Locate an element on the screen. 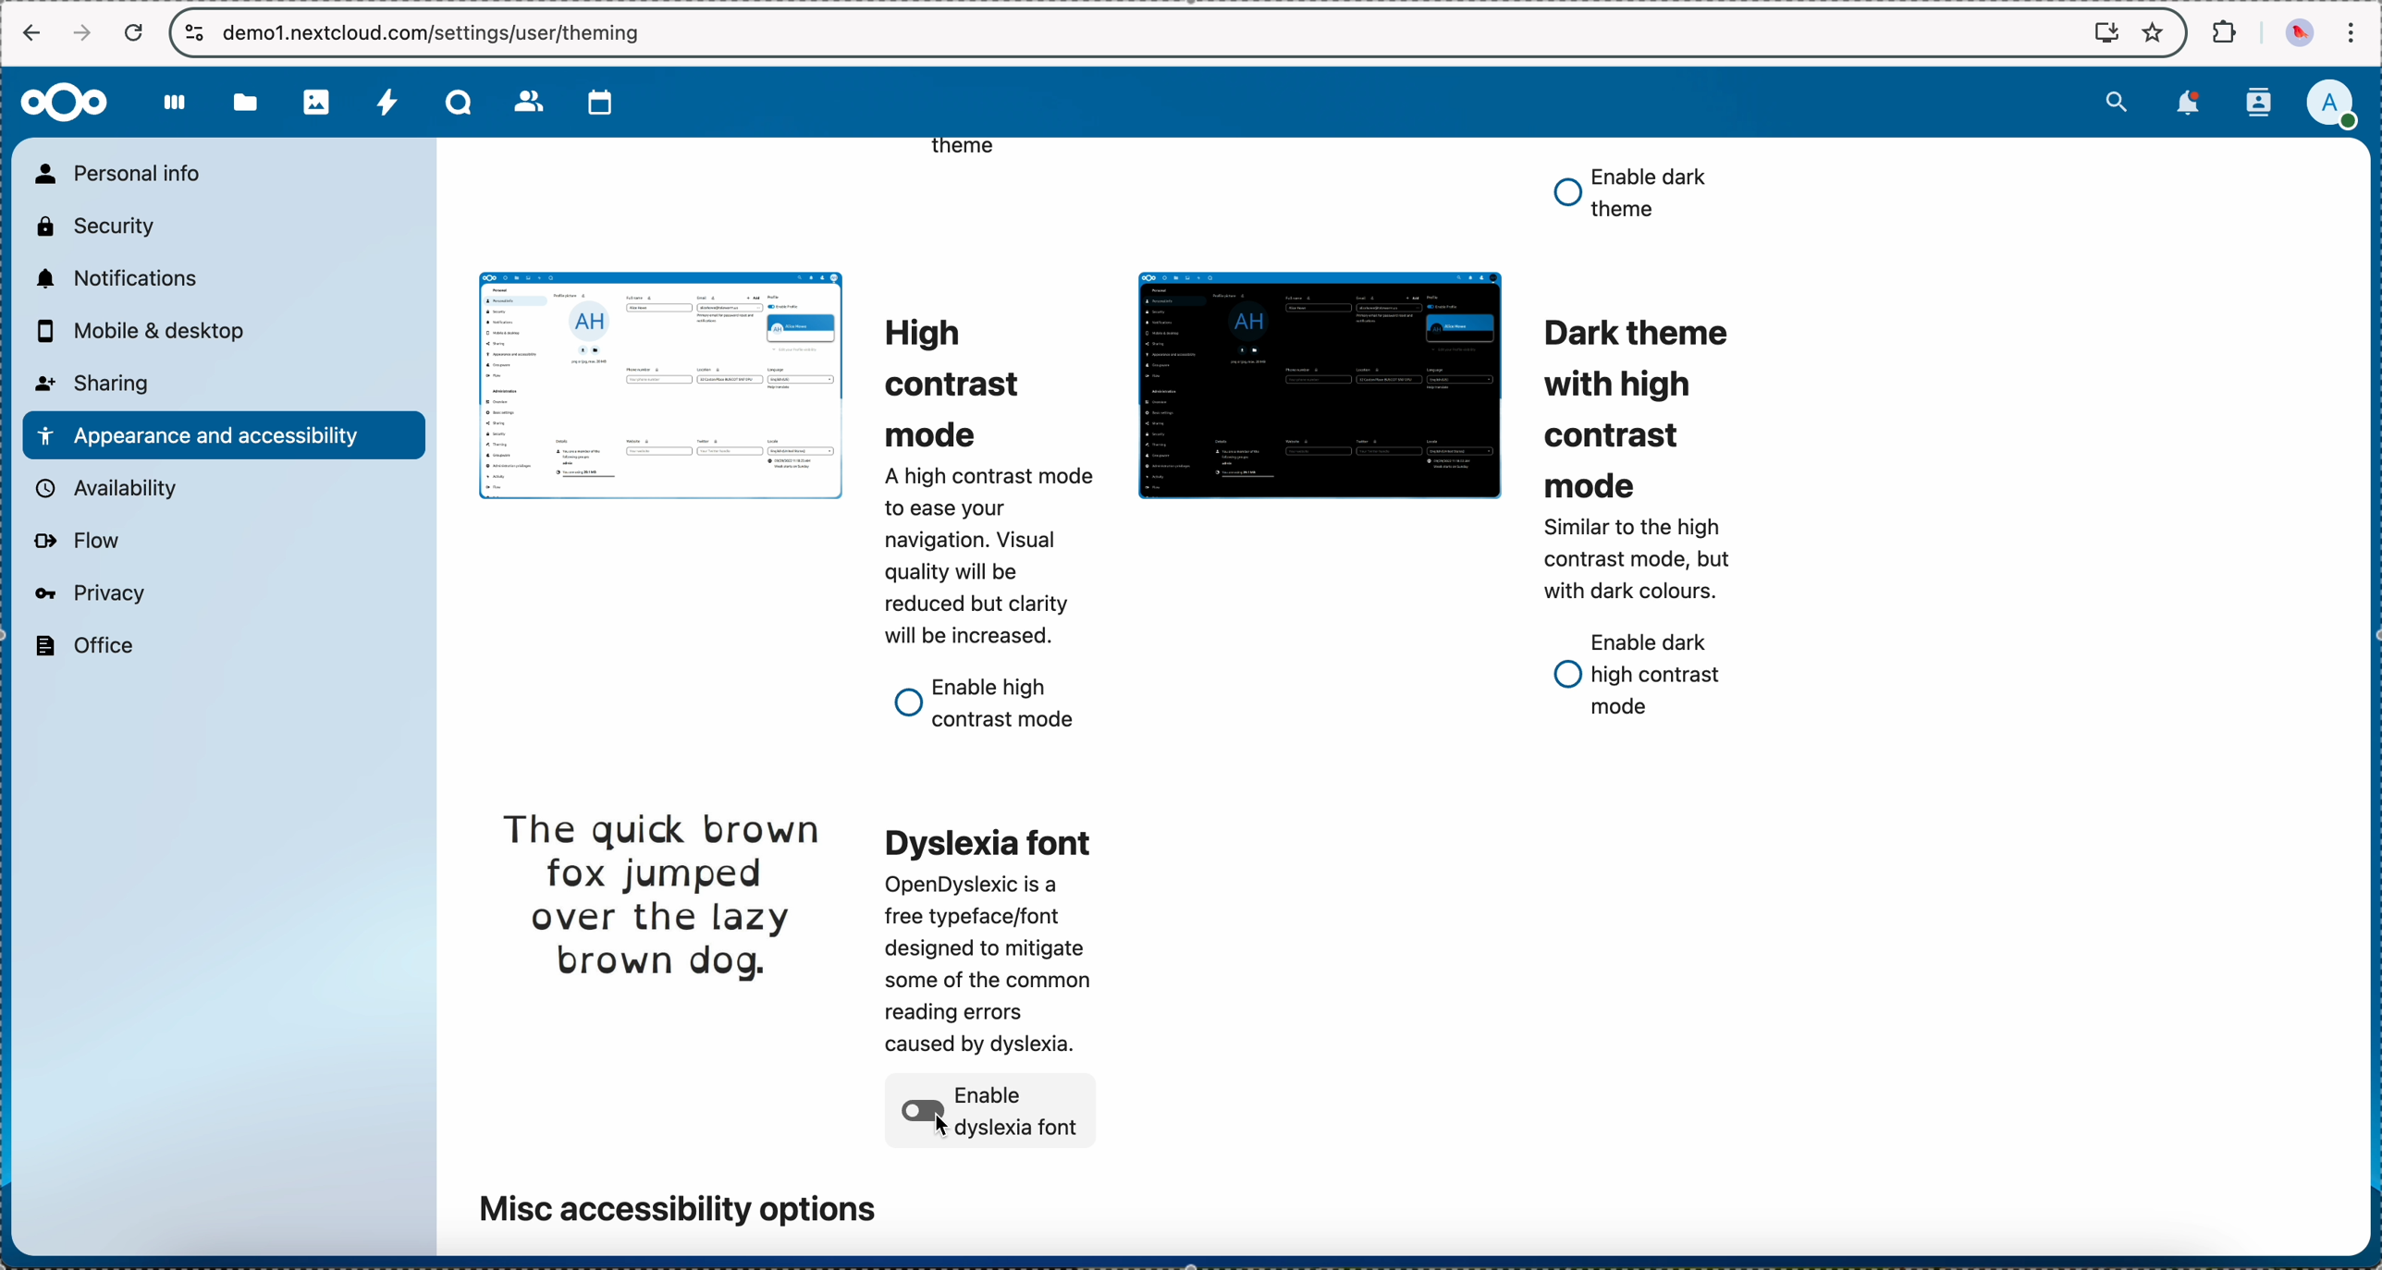 The height and width of the screenshot is (1270, 2382). cursor is located at coordinates (942, 1125).